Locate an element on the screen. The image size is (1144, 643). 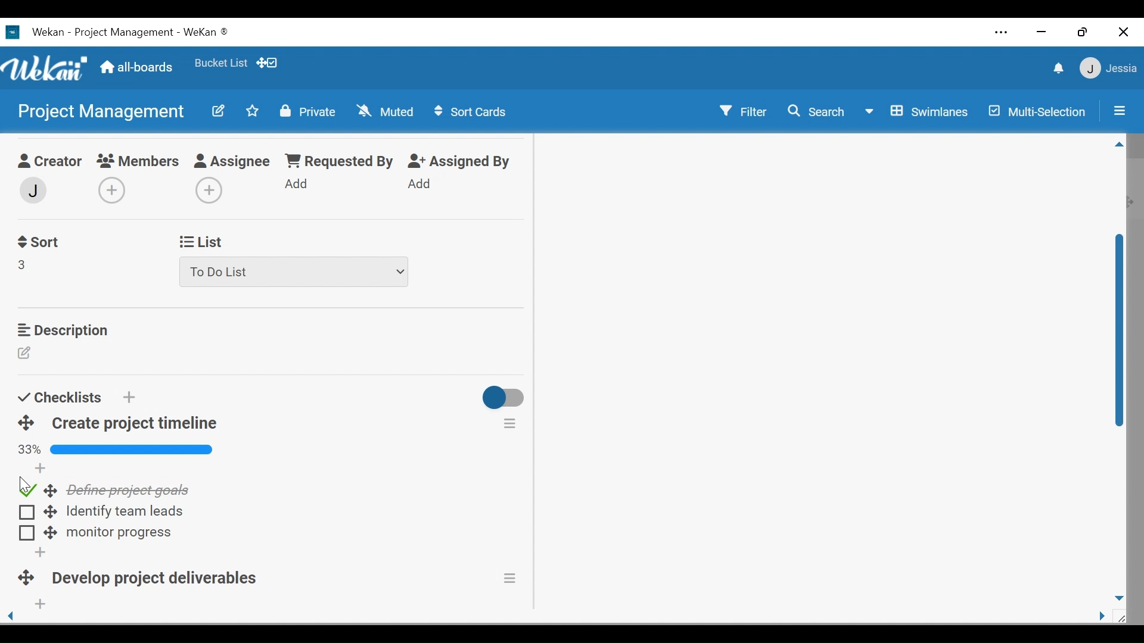
add is located at coordinates (48, 555).